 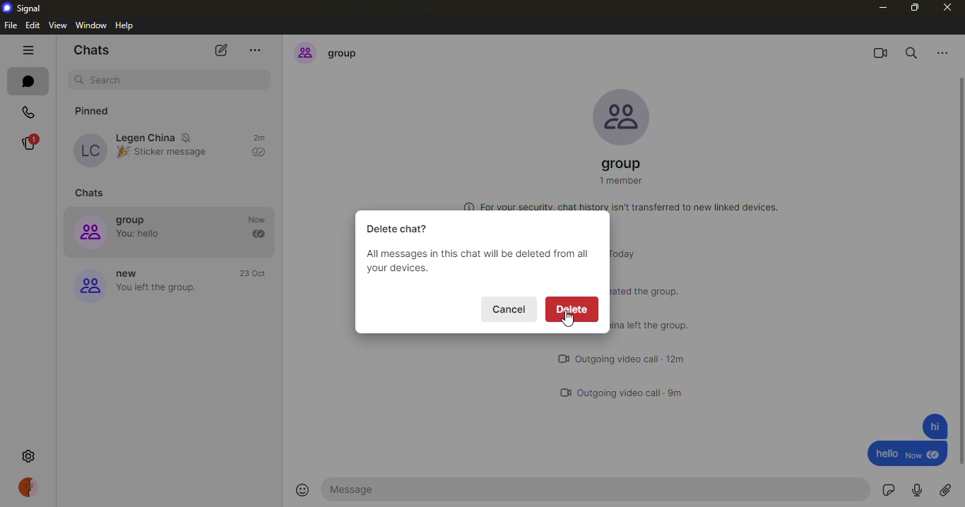 What do you see at coordinates (362, 490) in the screenshot?
I see `message` at bounding box center [362, 490].